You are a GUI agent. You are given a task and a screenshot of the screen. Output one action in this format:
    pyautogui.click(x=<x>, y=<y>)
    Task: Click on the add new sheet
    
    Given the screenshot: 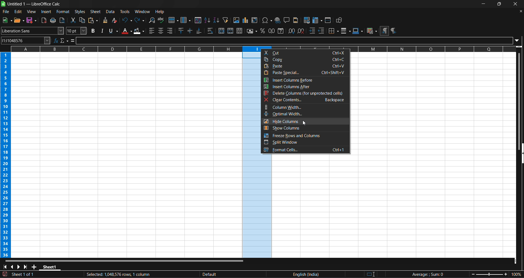 What is the action you would take?
    pyautogui.click(x=34, y=267)
    